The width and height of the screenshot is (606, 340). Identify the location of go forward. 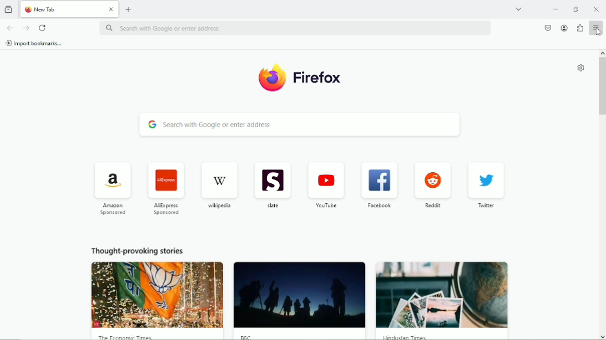
(26, 28).